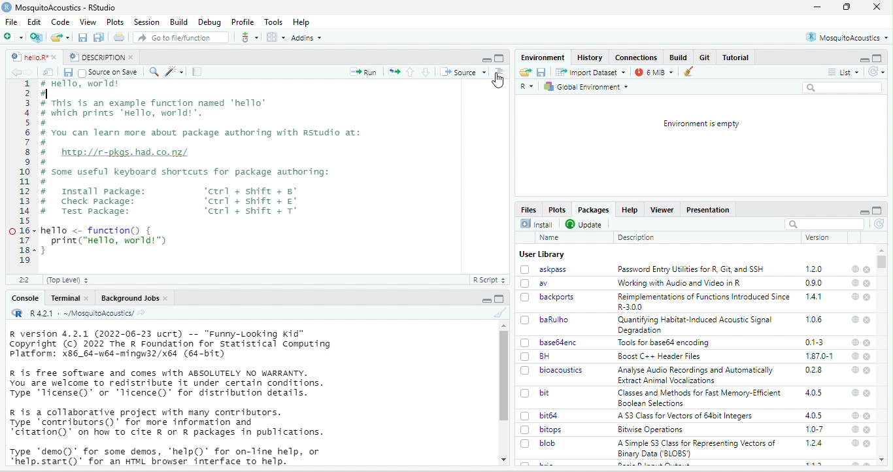 Image resolution: width=893 pixels, height=472 pixels. Describe the element at coordinates (549, 237) in the screenshot. I see `Name` at that location.